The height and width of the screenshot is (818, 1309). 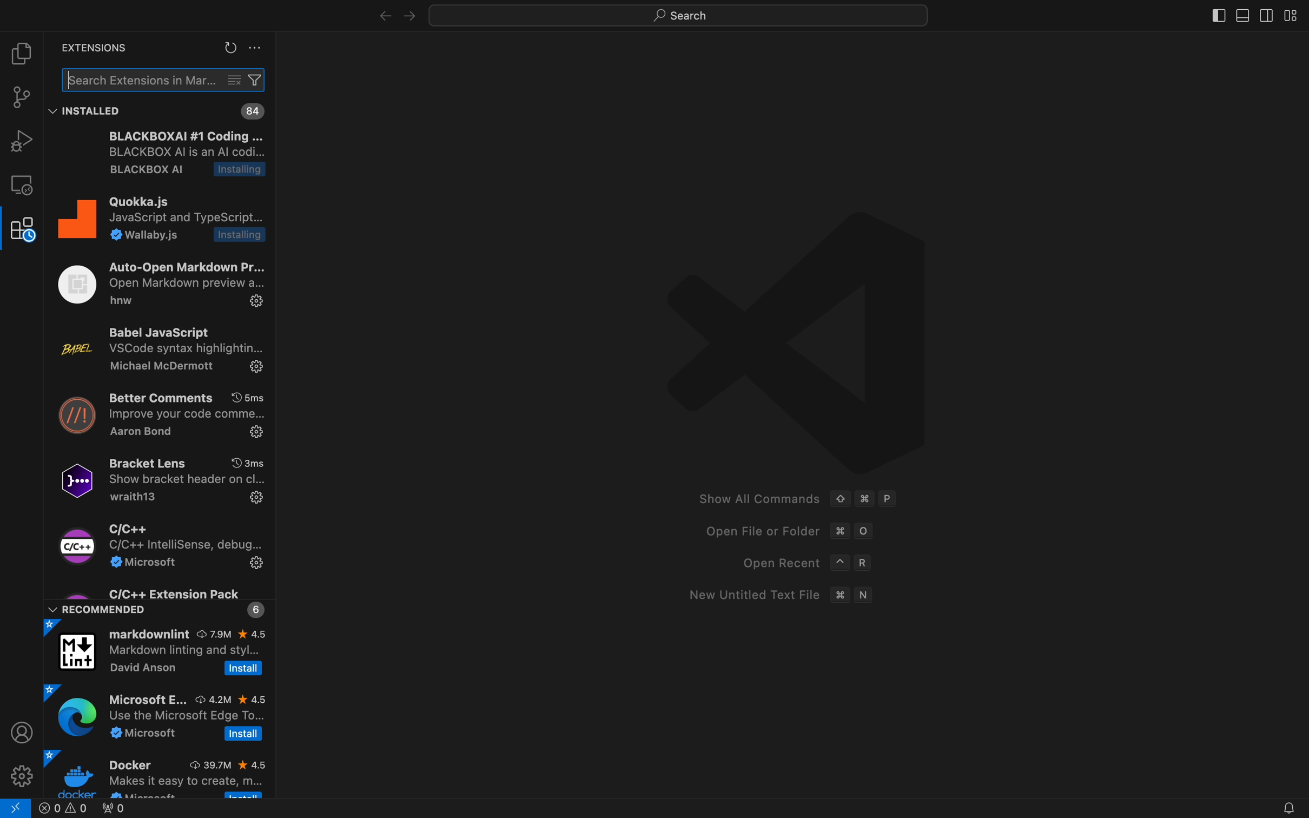 What do you see at coordinates (670, 17) in the screenshot?
I see `search` at bounding box center [670, 17].